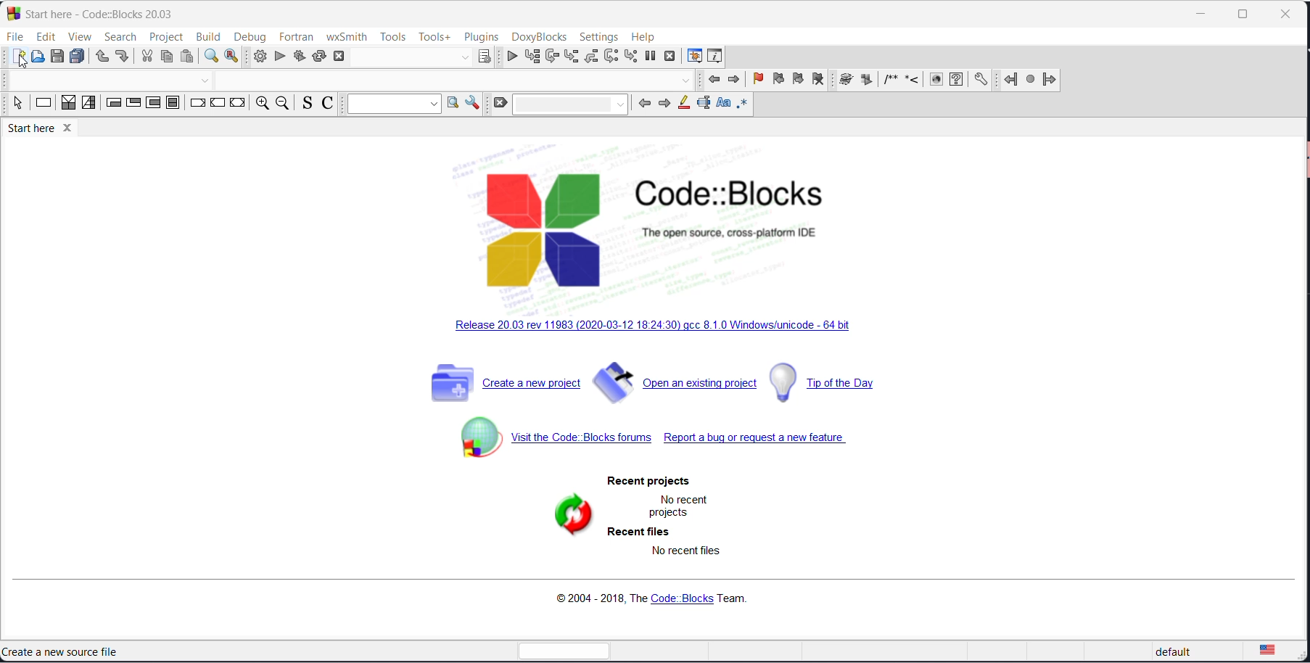 Image resolution: width=1310 pixels, height=663 pixels. What do you see at coordinates (757, 438) in the screenshot?
I see `Report a bug or request a new feature` at bounding box center [757, 438].